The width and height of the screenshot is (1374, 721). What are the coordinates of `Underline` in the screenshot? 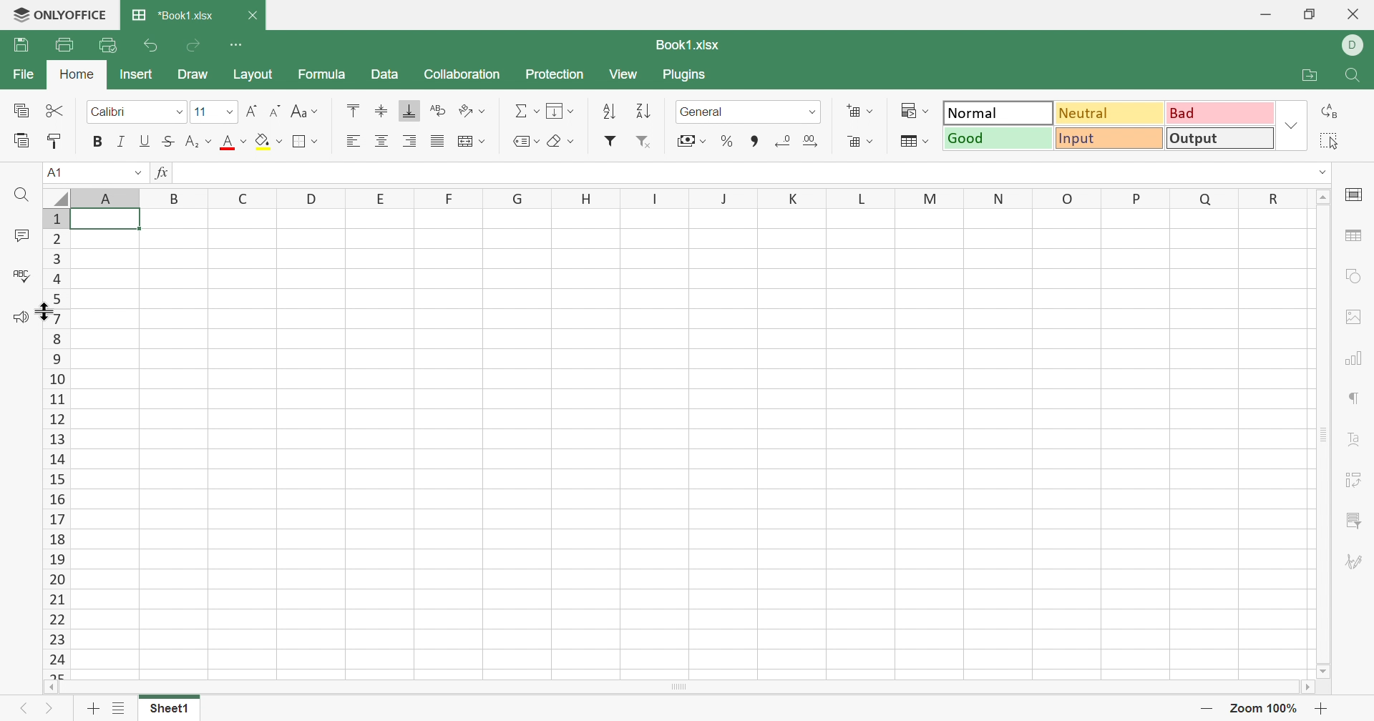 It's located at (145, 142).